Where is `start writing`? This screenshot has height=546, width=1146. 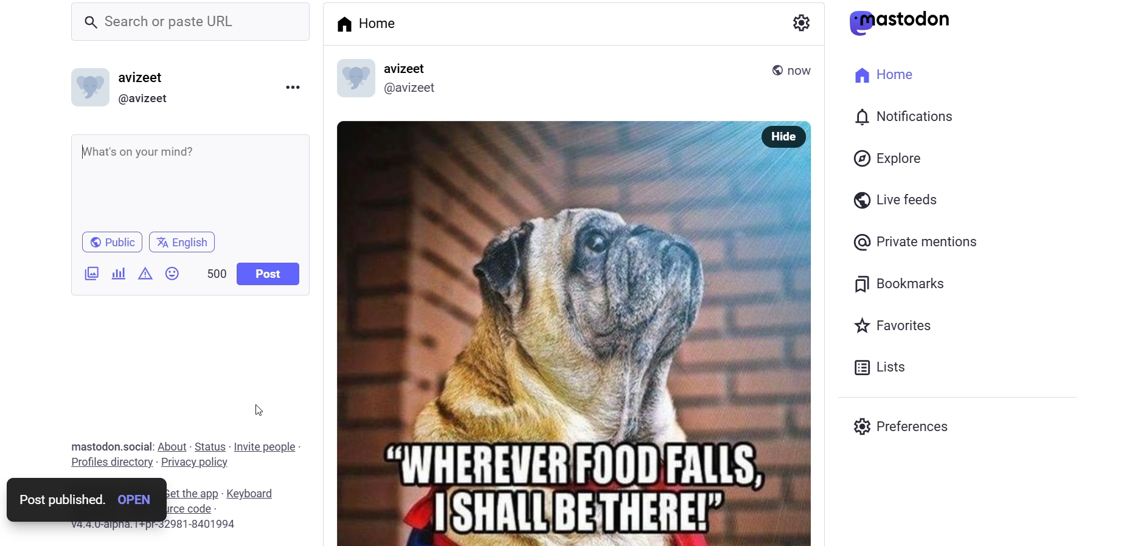 start writing is located at coordinates (85, 152).